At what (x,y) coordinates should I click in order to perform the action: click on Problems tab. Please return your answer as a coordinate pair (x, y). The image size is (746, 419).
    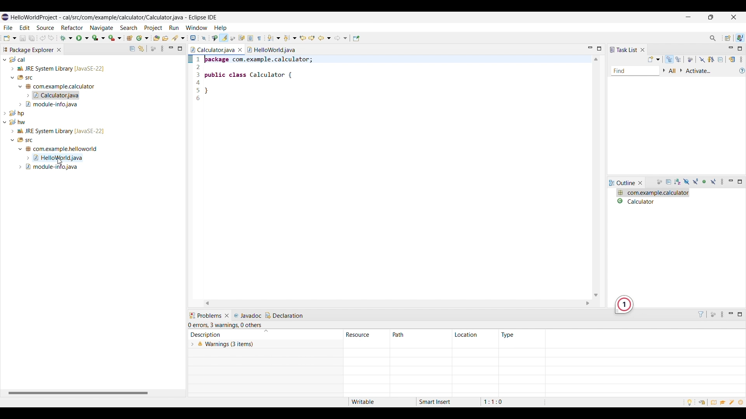
    Looking at the image, I should click on (205, 316).